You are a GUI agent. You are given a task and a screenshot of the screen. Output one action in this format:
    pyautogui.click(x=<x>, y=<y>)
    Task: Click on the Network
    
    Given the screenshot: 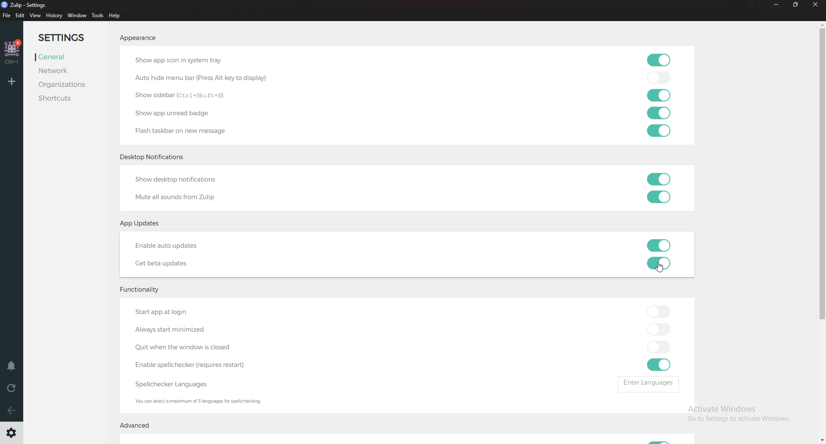 What is the action you would take?
    pyautogui.click(x=74, y=71)
    